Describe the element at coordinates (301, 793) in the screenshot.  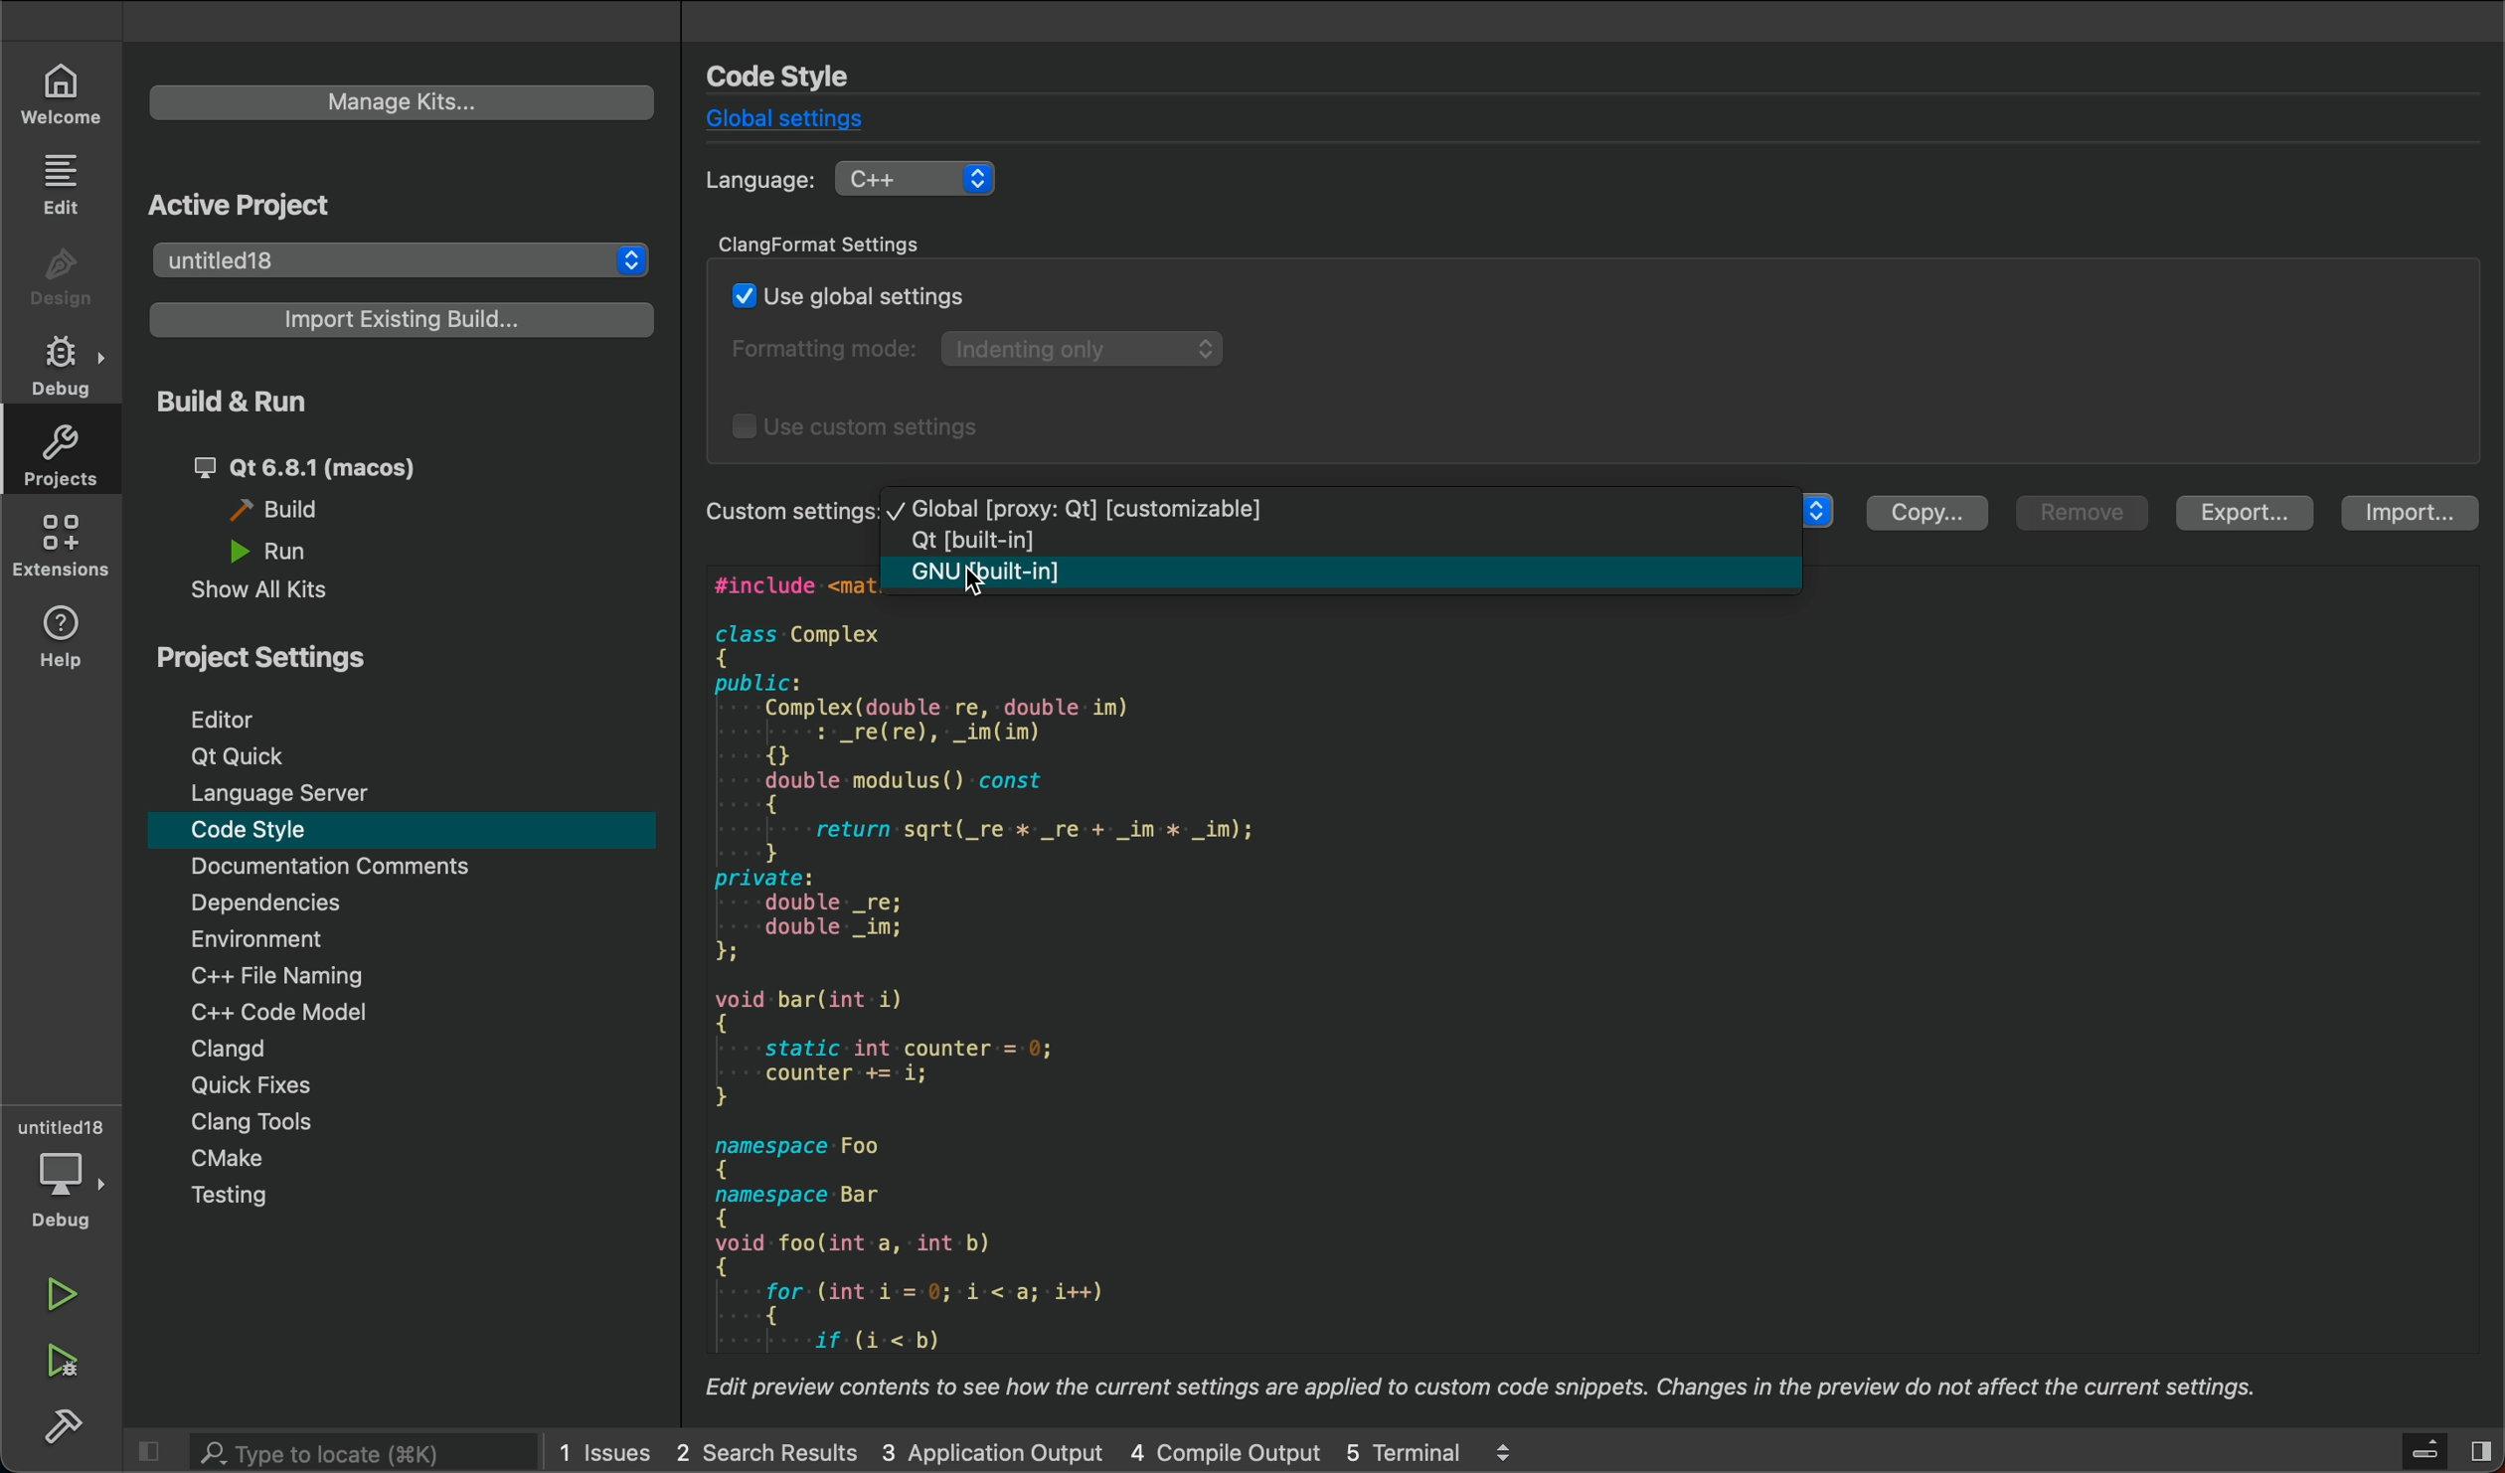
I see `language` at that location.